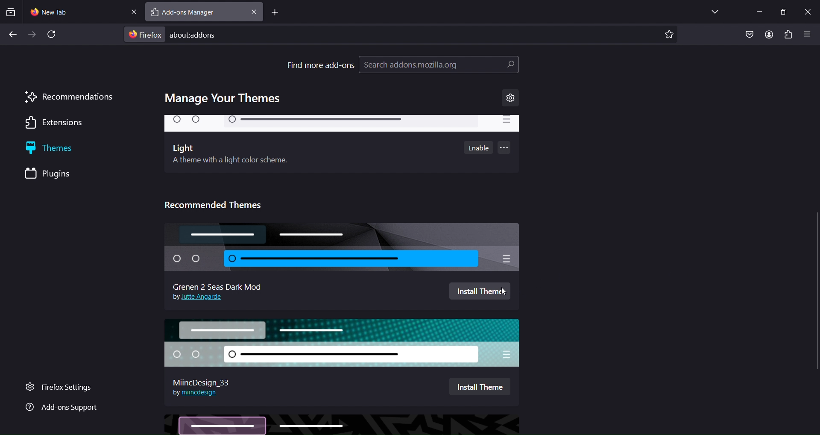  What do you see at coordinates (783, 11) in the screenshot?
I see `restore windowss` at bounding box center [783, 11].